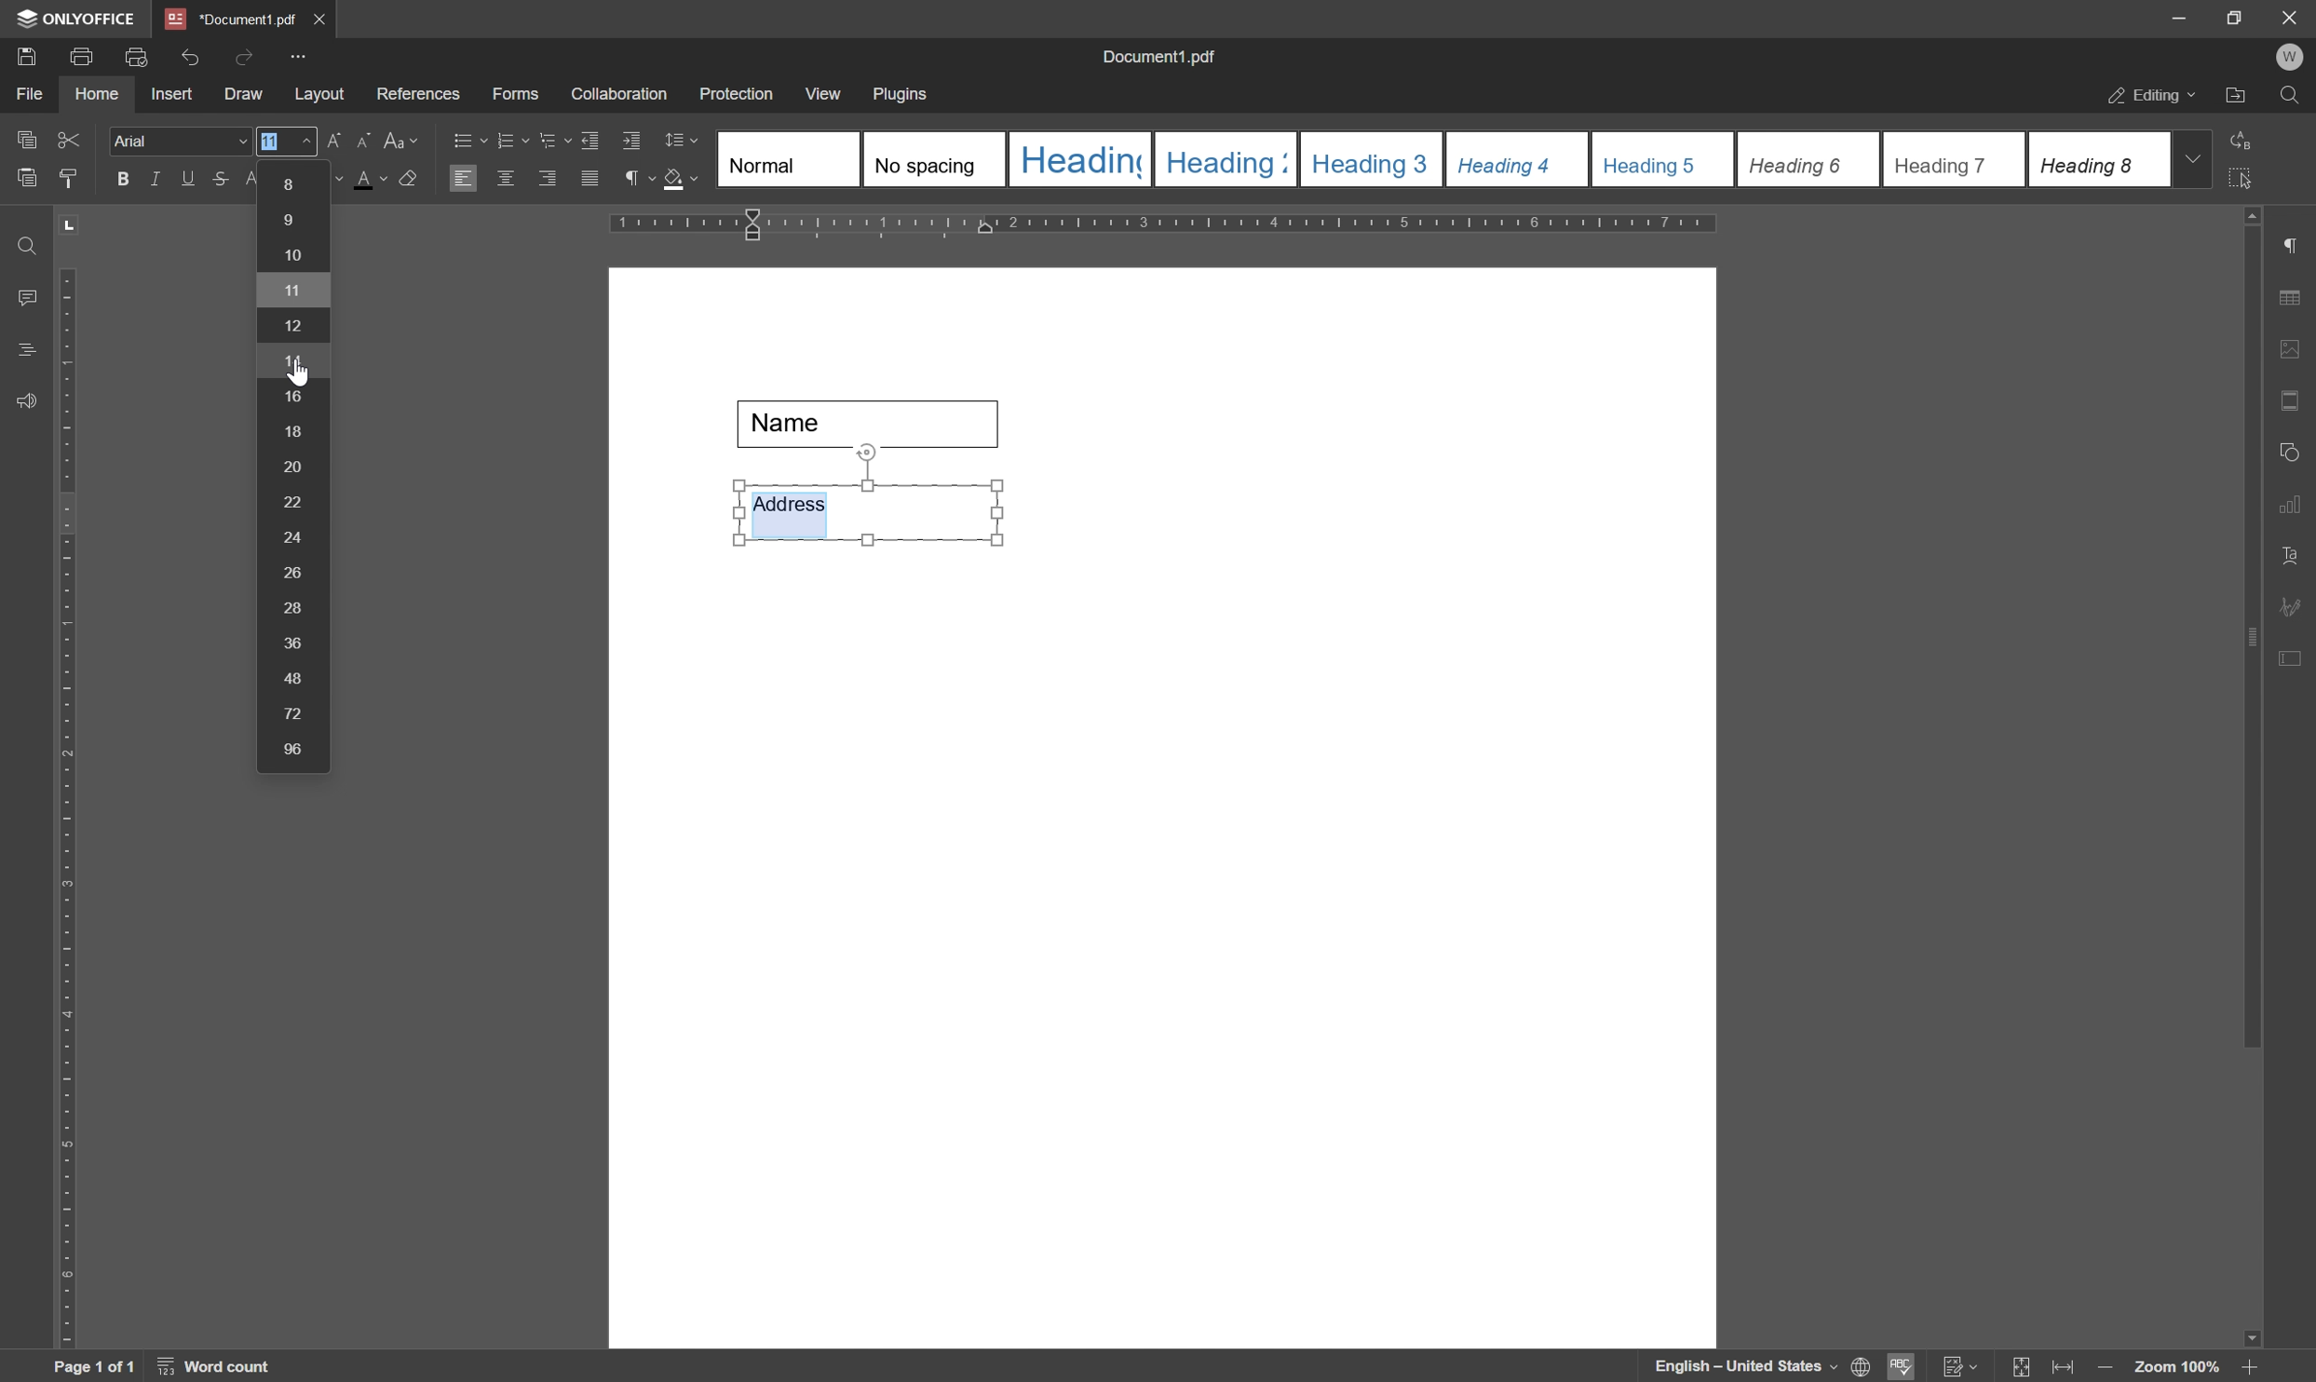 The height and width of the screenshot is (1382, 2316). What do you see at coordinates (2227, 17) in the screenshot?
I see `restore down` at bounding box center [2227, 17].